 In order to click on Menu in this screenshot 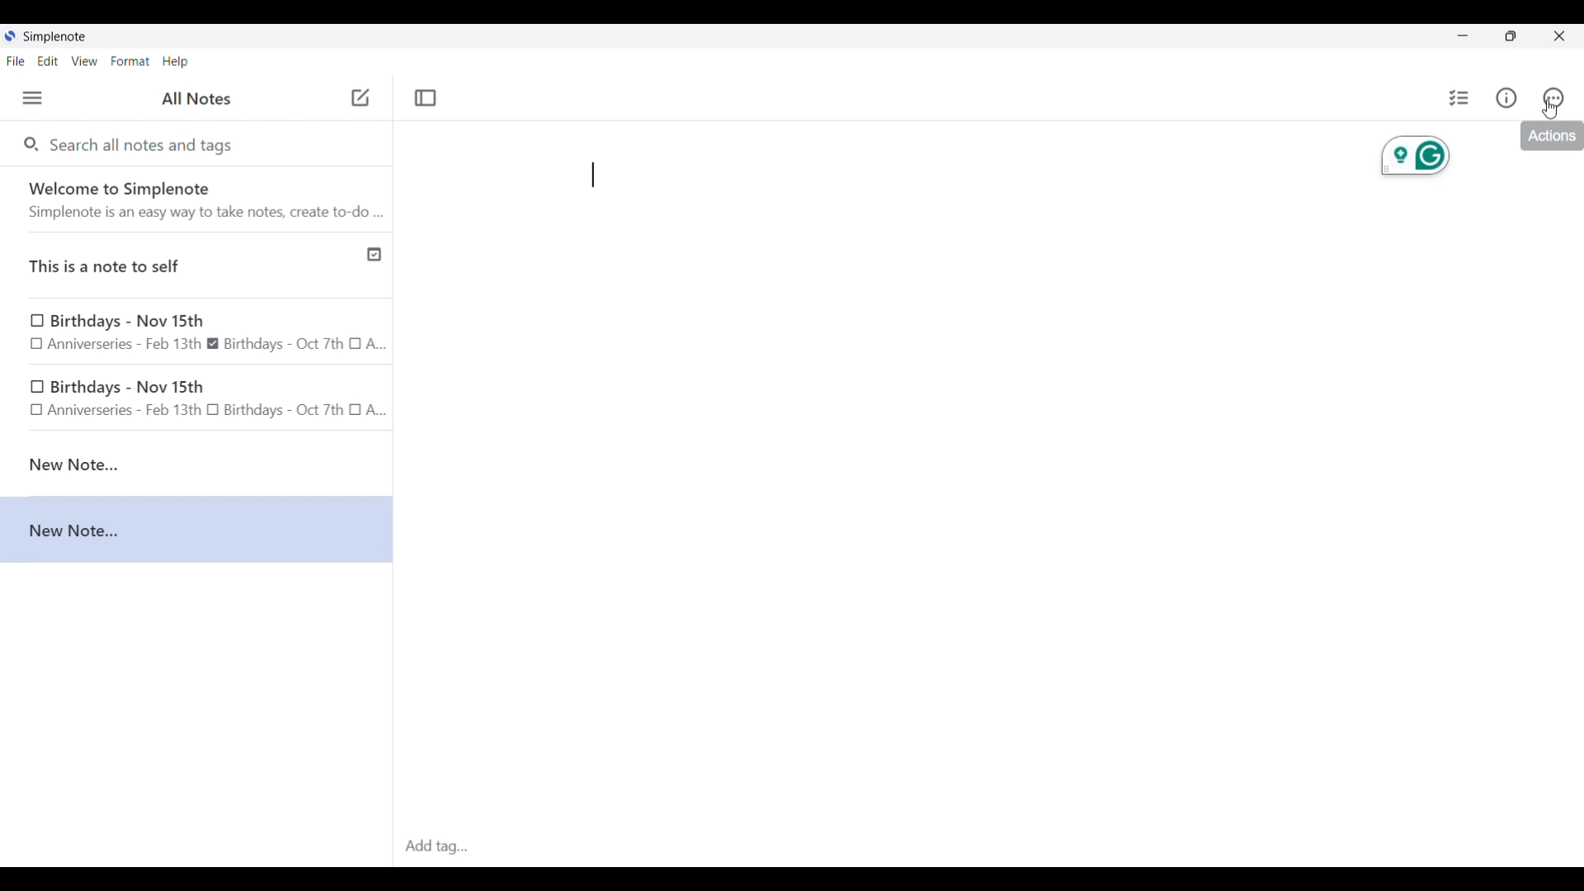, I will do `click(32, 97)`.